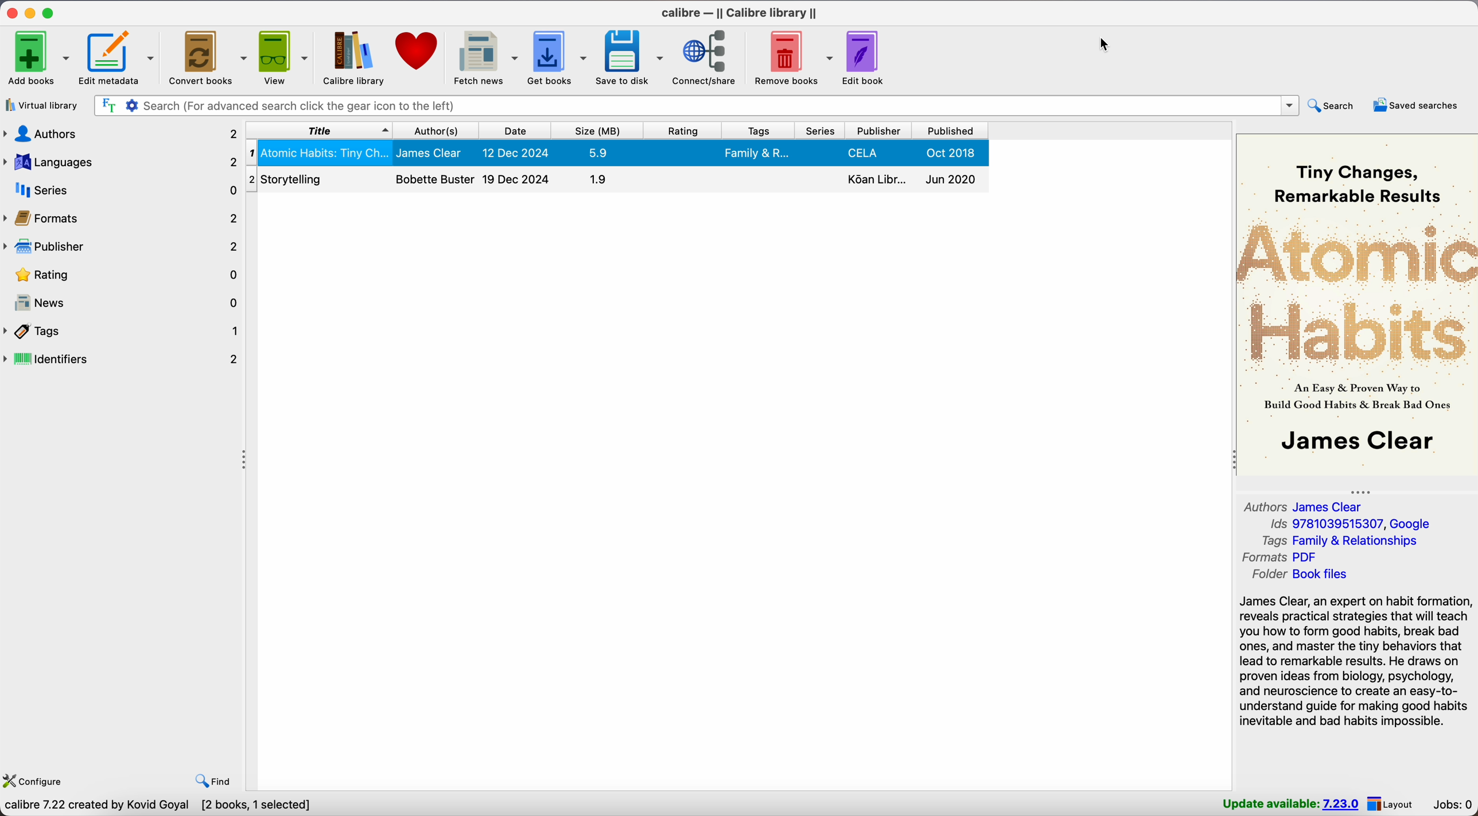 The width and height of the screenshot is (1478, 816). I want to click on donate, so click(418, 52).